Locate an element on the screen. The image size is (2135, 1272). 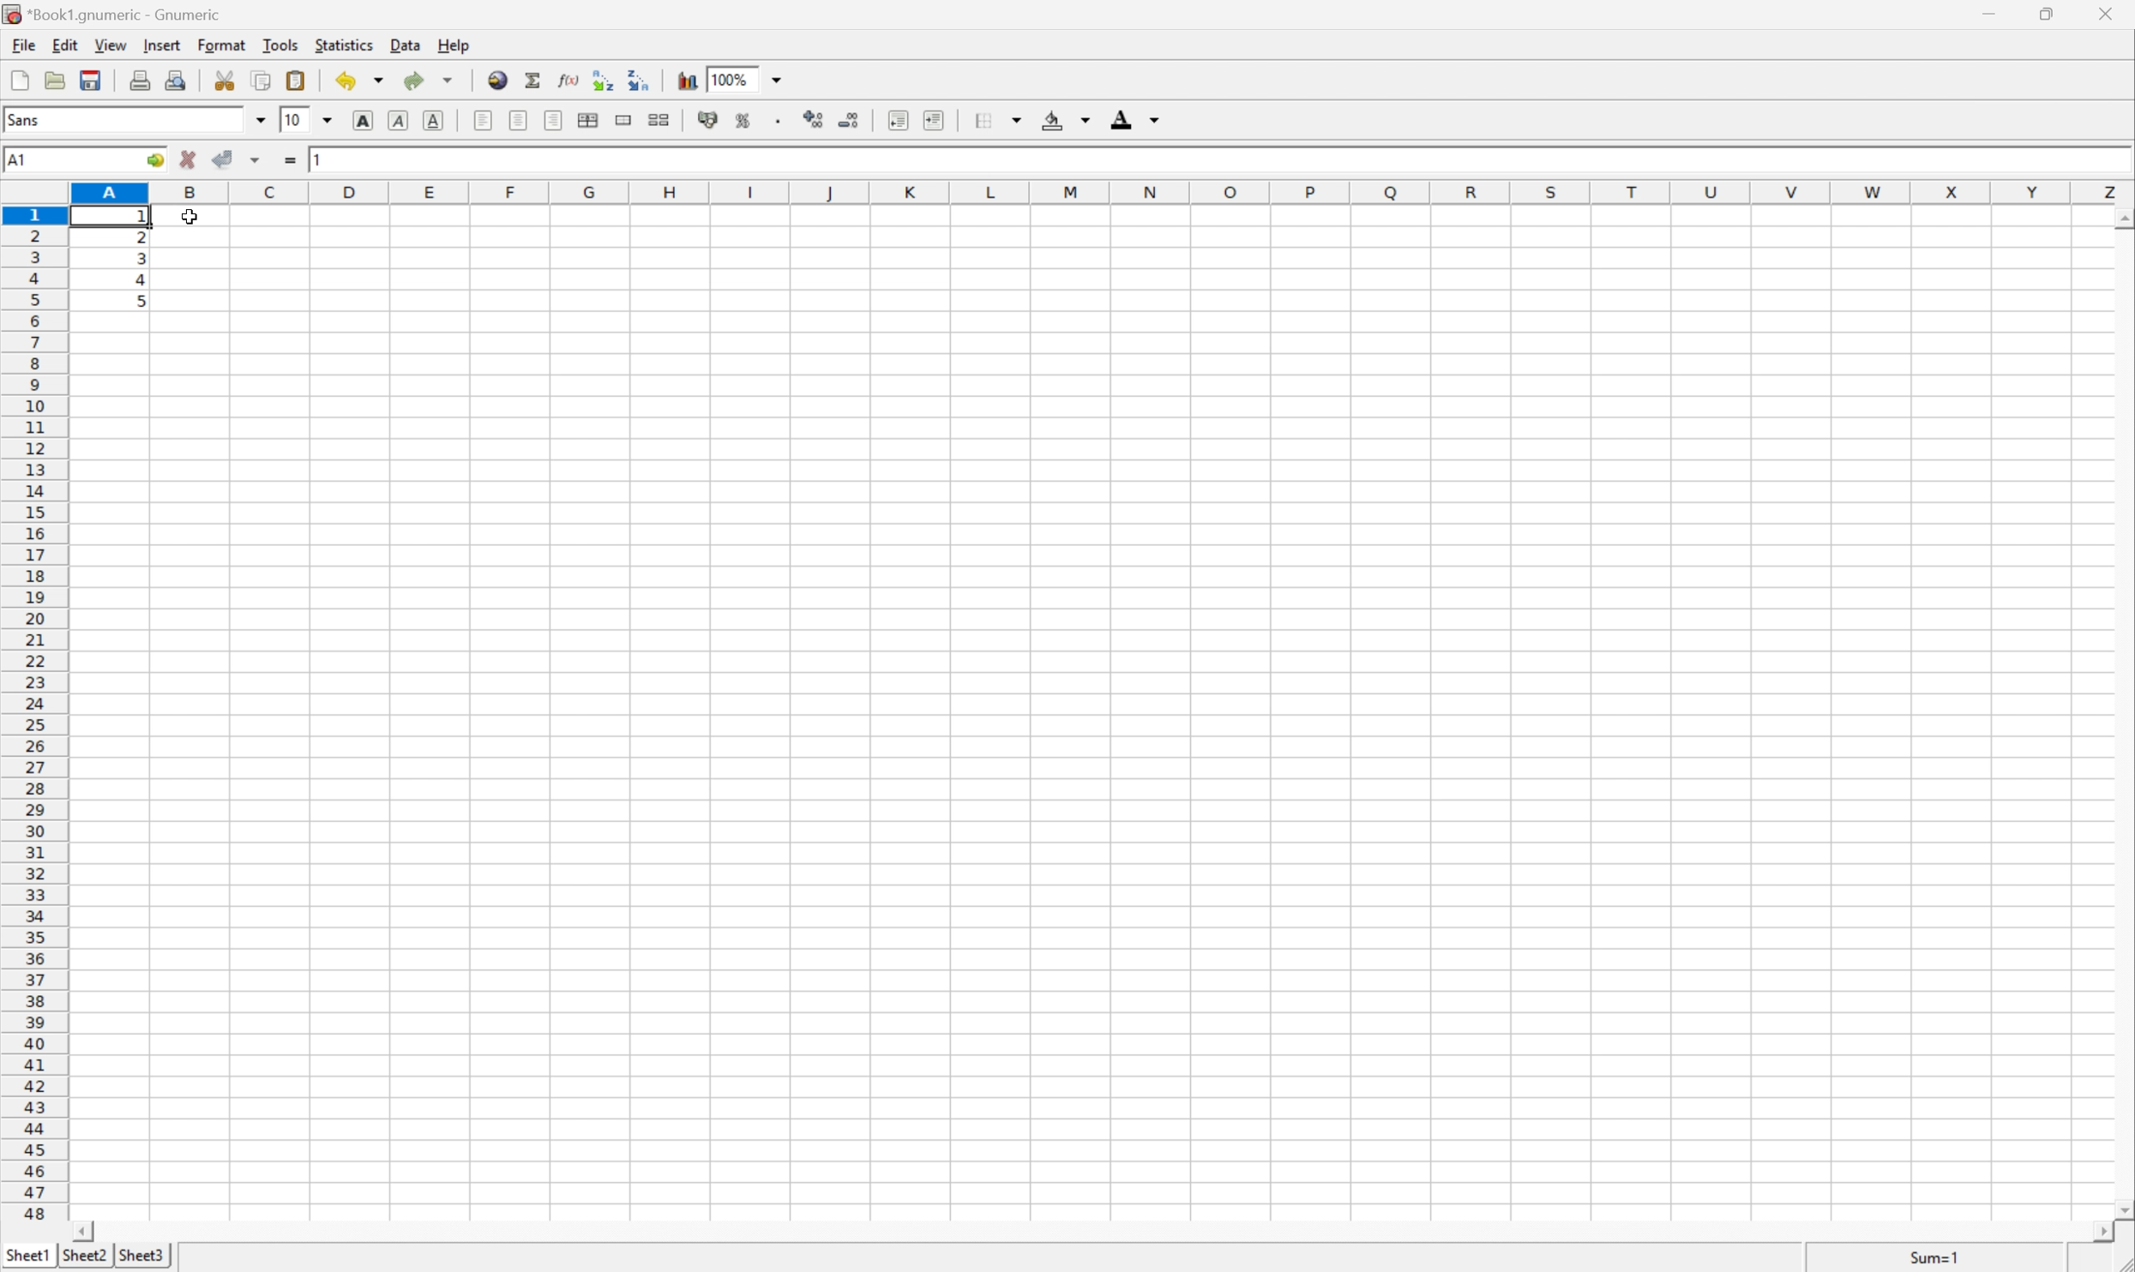
Sheet2 is located at coordinates (86, 1257).